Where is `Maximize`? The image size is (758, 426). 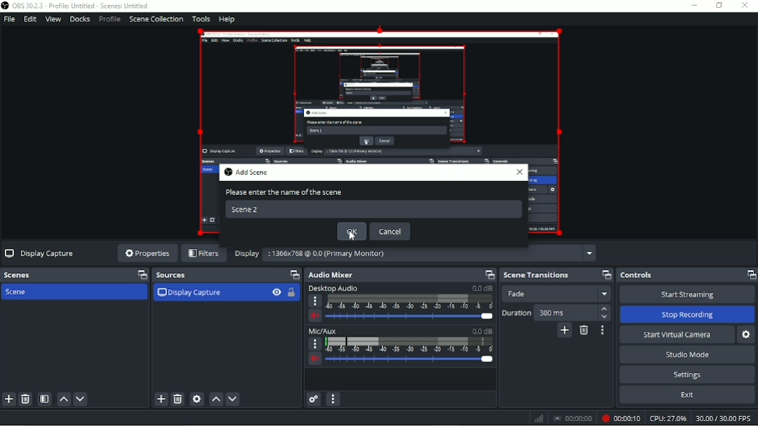
Maximize is located at coordinates (293, 275).